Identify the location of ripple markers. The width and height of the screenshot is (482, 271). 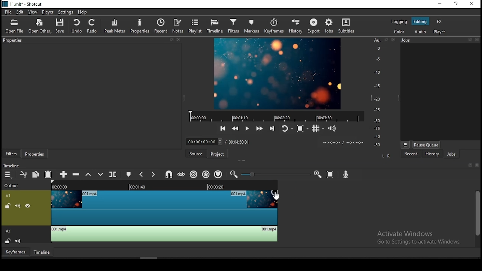
(218, 175).